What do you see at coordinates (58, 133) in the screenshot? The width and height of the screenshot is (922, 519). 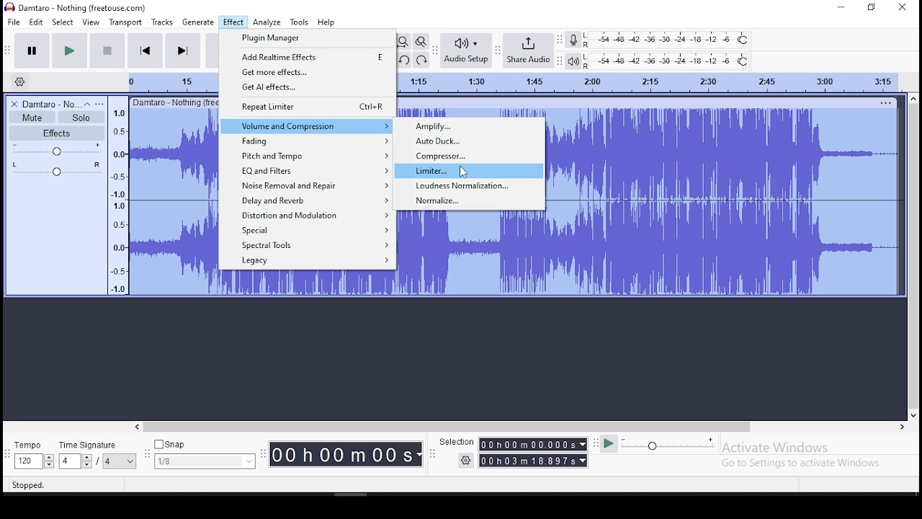 I see `effects` at bounding box center [58, 133].